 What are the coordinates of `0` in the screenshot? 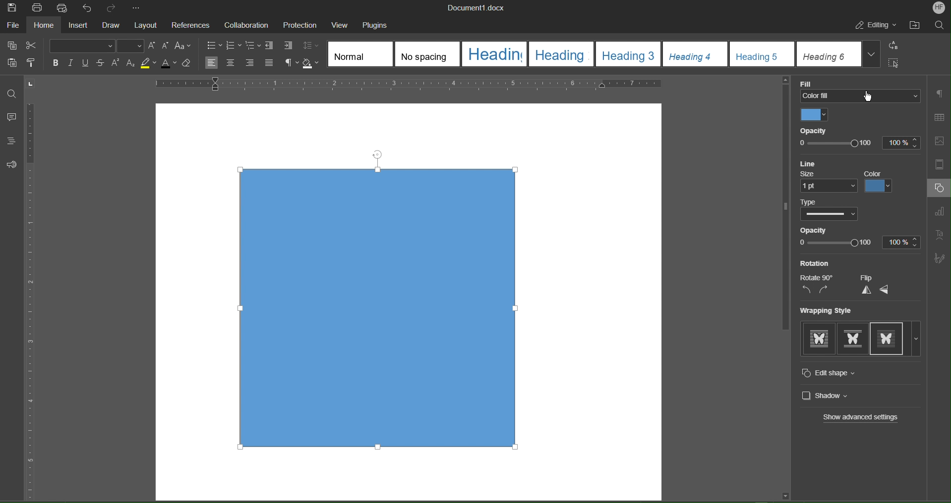 It's located at (800, 144).